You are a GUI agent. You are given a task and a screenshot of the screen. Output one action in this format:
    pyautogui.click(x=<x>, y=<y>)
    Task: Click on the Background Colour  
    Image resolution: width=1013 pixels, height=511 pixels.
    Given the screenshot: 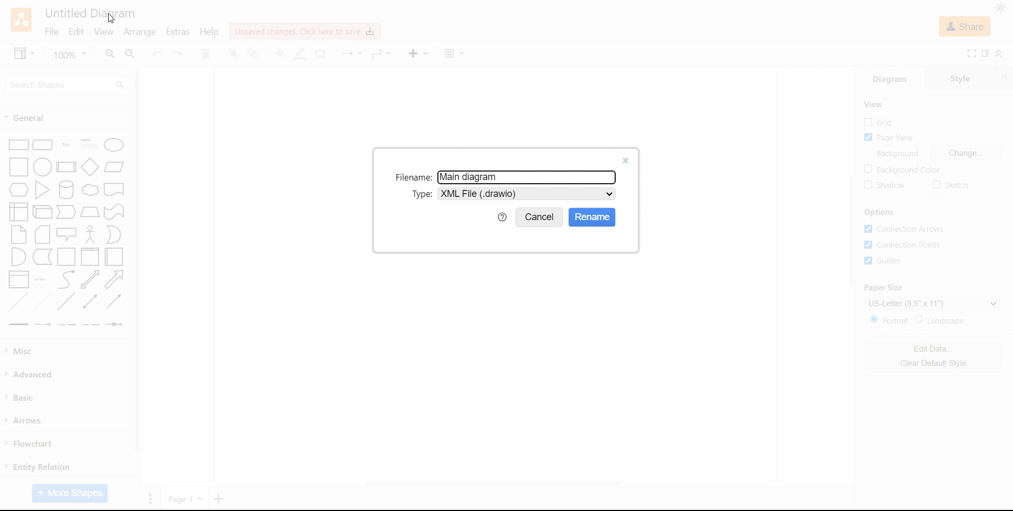 What is the action you would take?
    pyautogui.click(x=901, y=169)
    